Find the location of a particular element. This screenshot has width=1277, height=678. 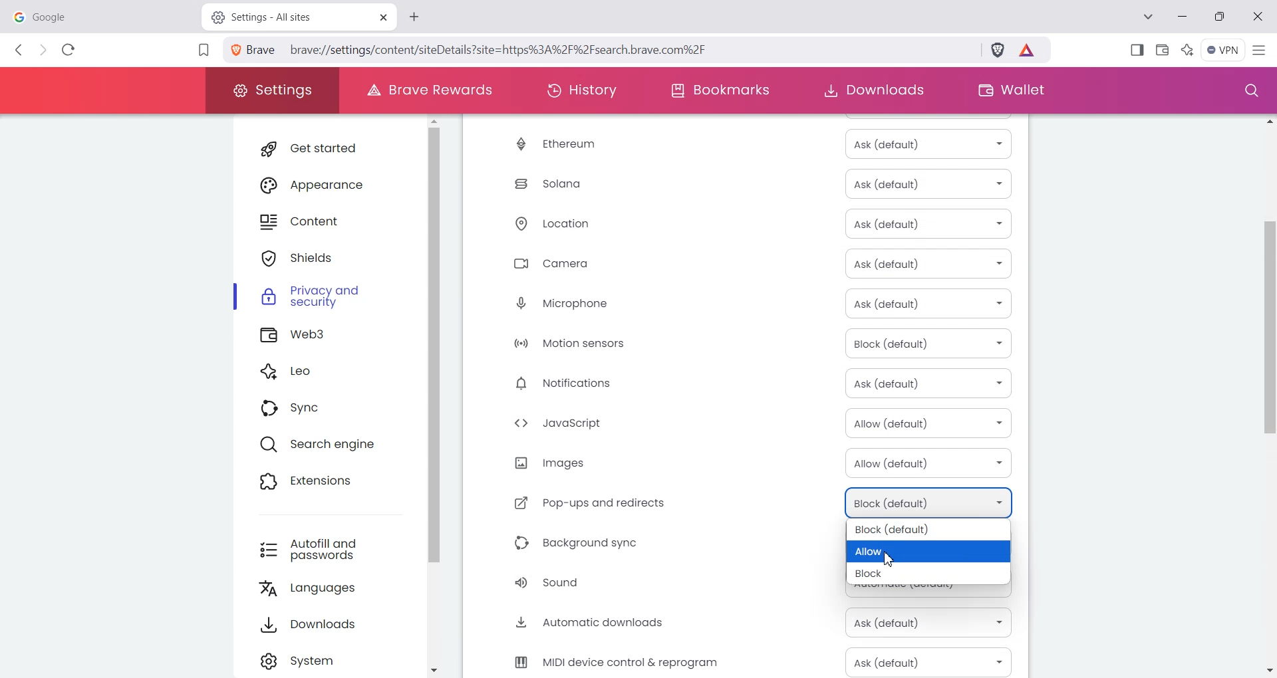

Block is located at coordinates (927, 574).